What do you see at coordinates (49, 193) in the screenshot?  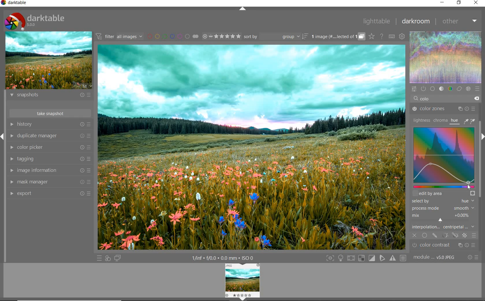 I see `export` at bounding box center [49, 193].